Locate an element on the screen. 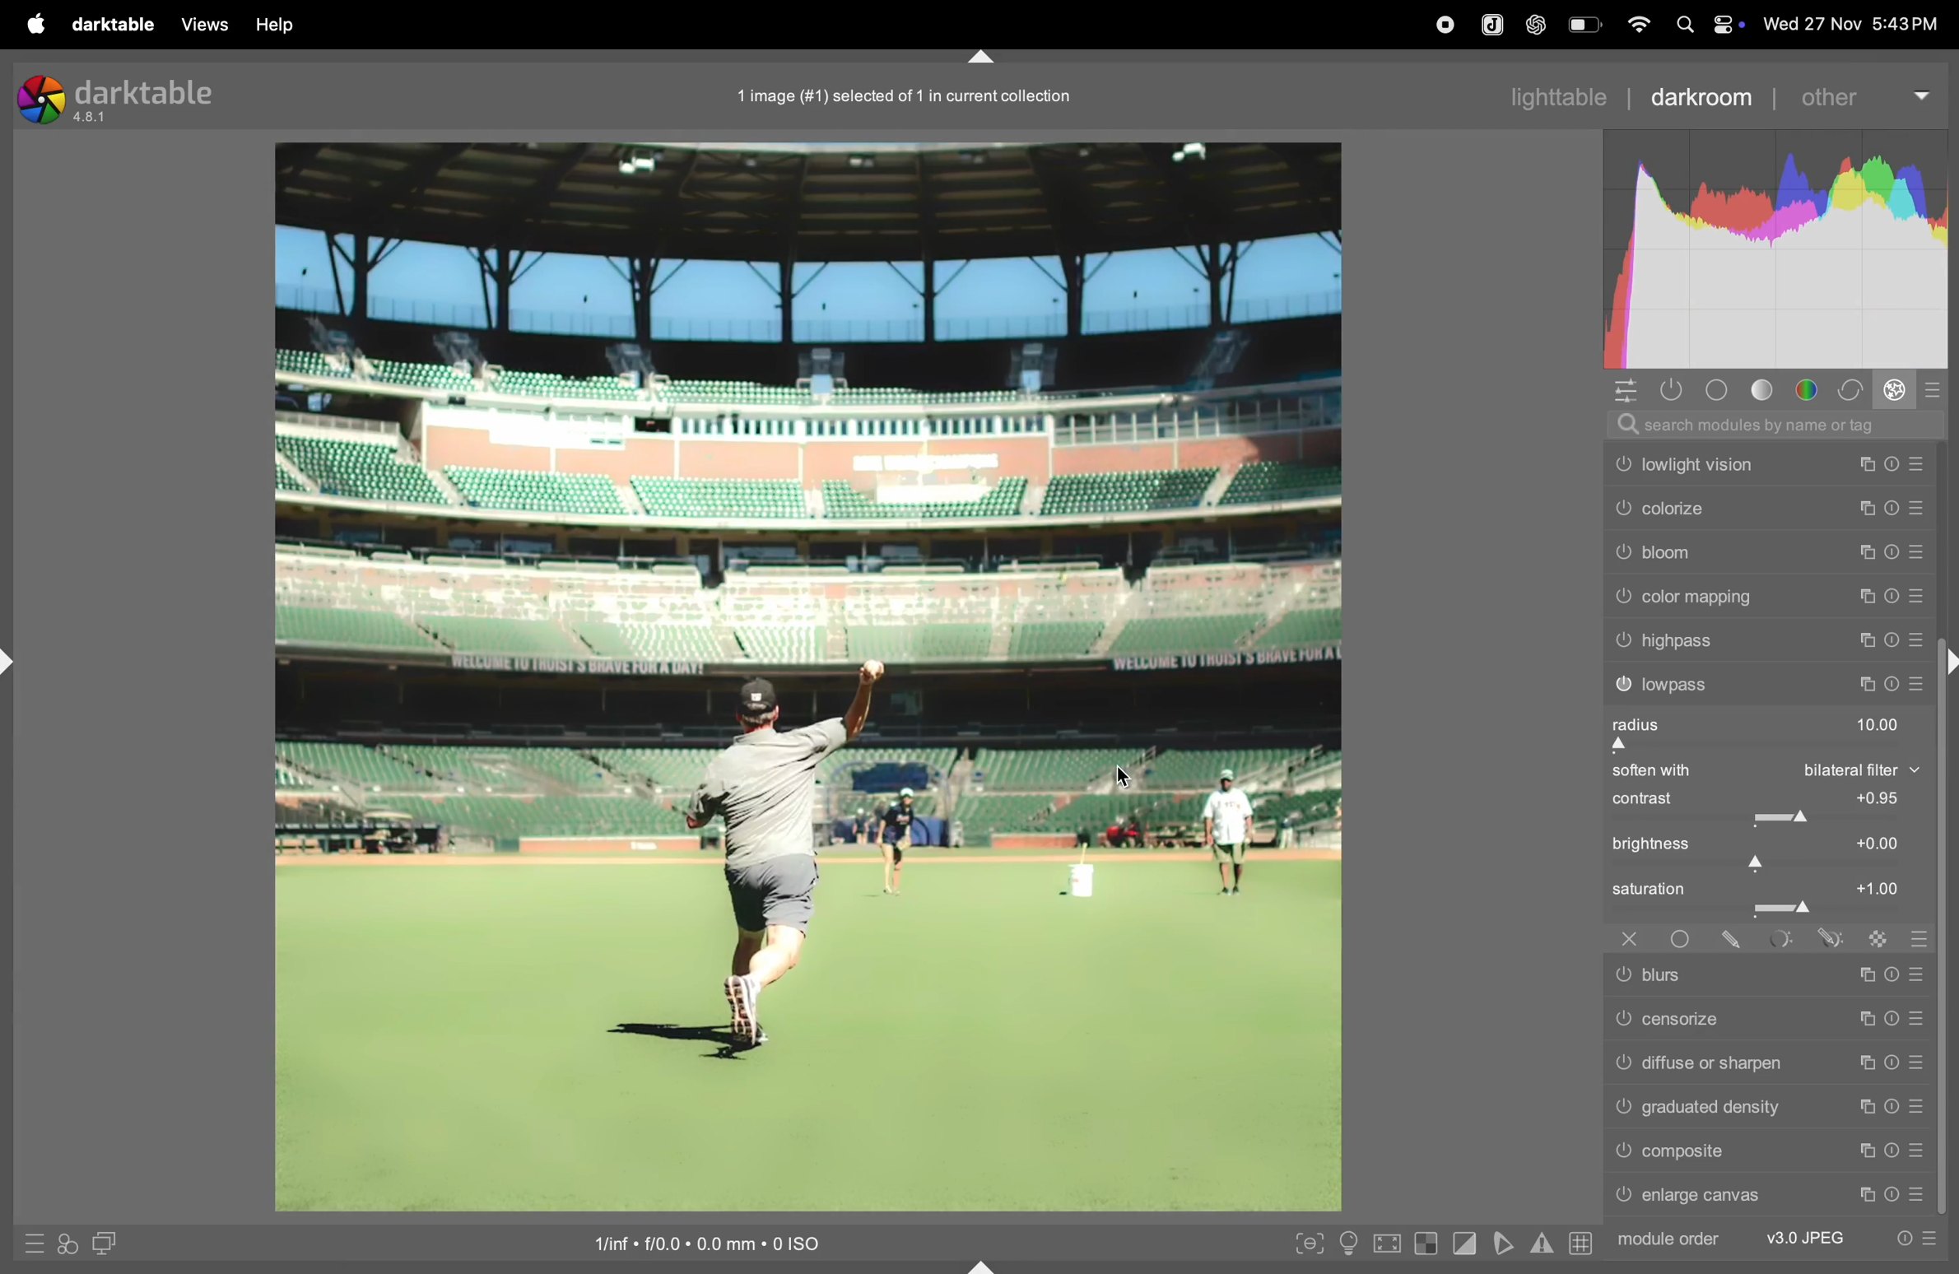 The image size is (1959, 1274). iso is located at coordinates (725, 1240).